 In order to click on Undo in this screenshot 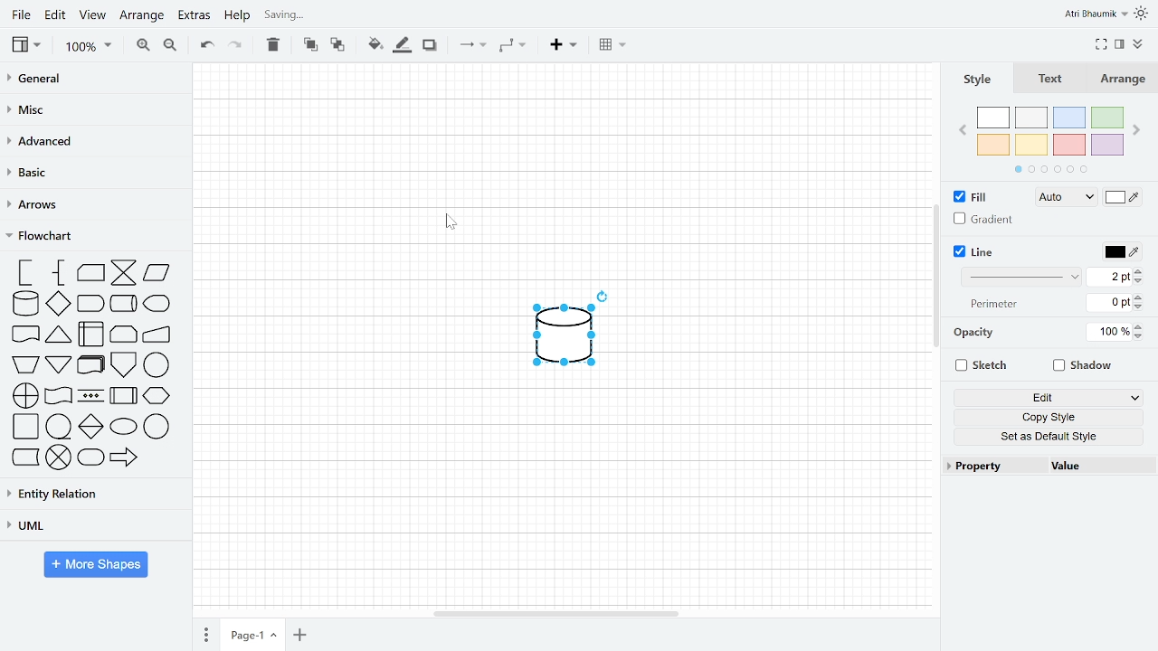, I will do `click(206, 46)`.